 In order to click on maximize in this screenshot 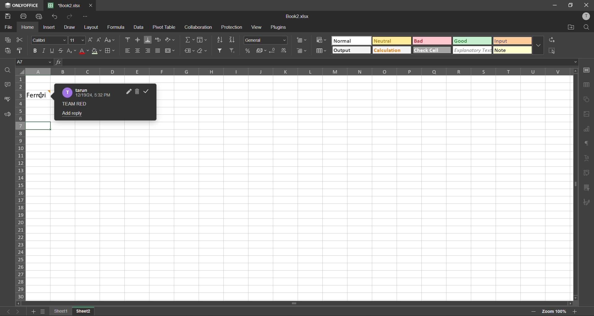, I will do `click(570, 5)`.